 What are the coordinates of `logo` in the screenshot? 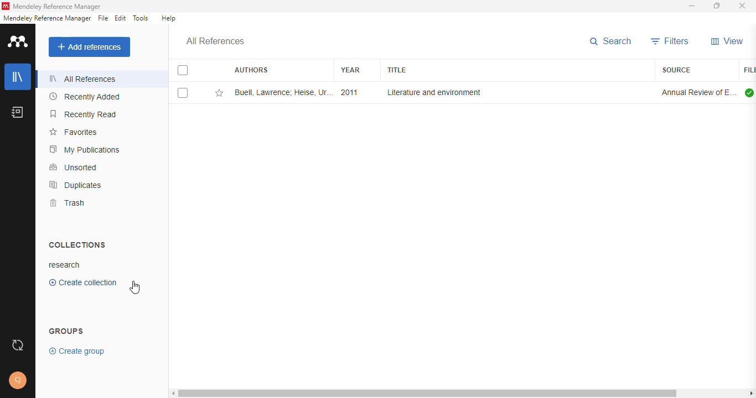 It's located at (18, 41).